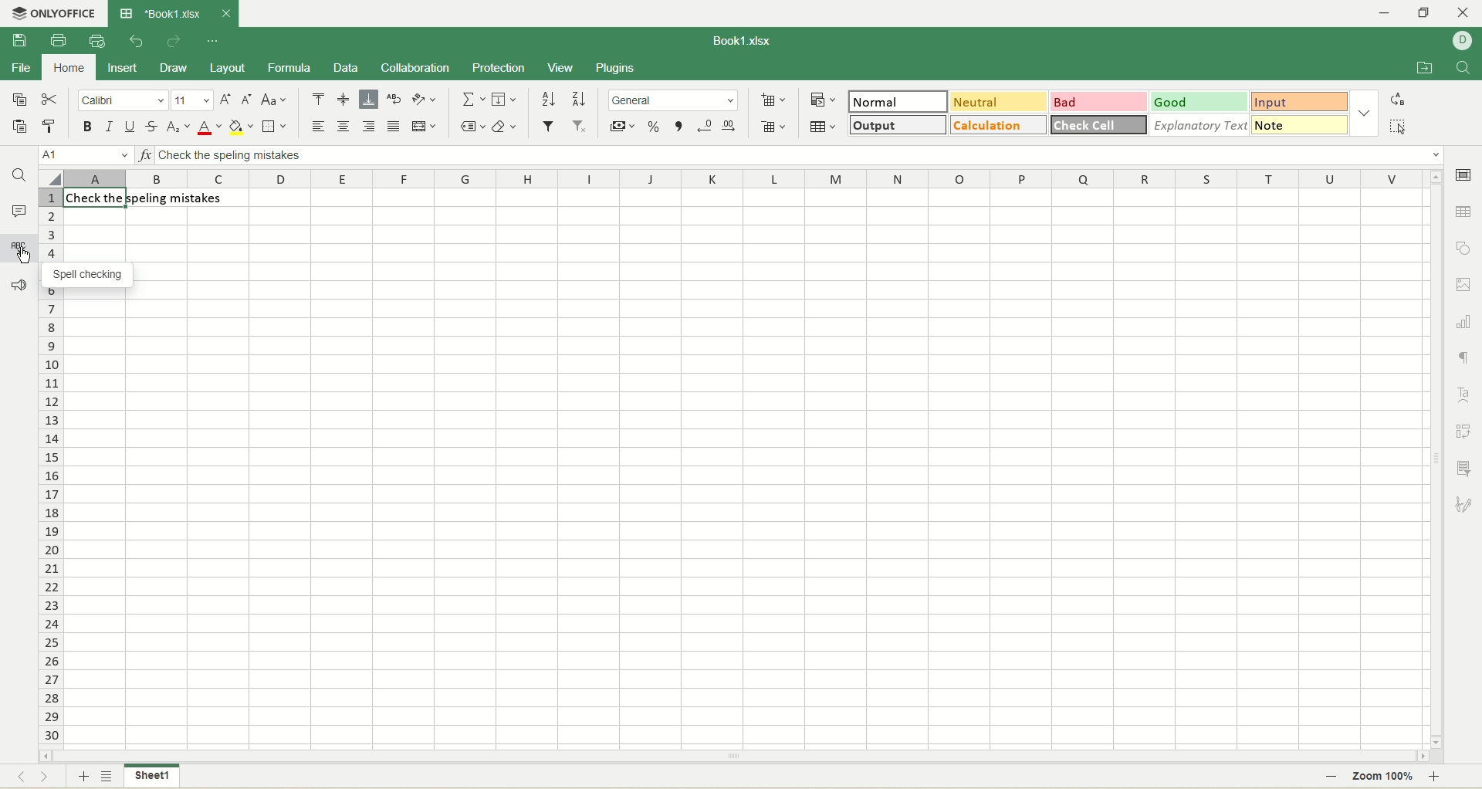  Describe the element at coordinates (135, 41) in the screenshot. I see `undo` at that location.